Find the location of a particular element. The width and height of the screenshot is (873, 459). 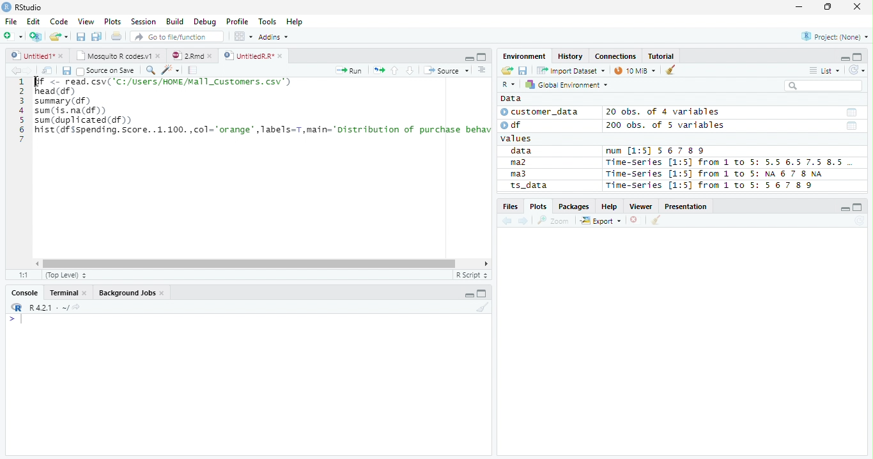

Top Level is located at coordinates (65, 276).